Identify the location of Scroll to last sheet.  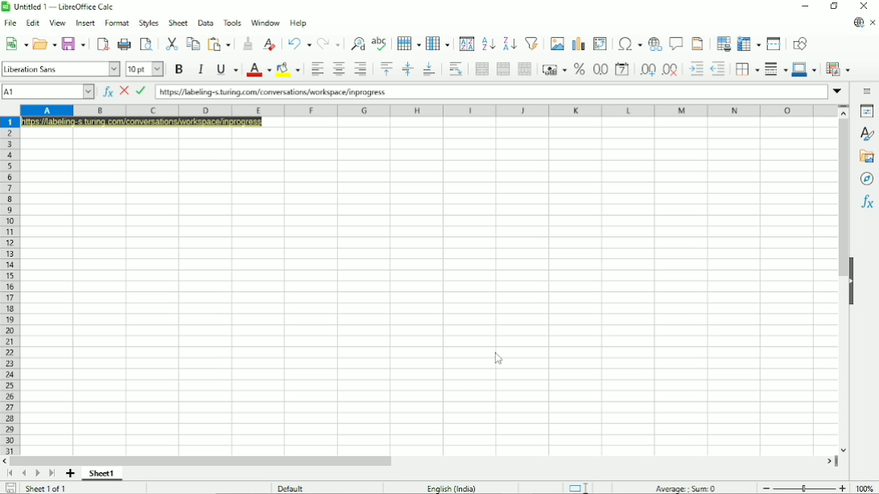
(51, 474).